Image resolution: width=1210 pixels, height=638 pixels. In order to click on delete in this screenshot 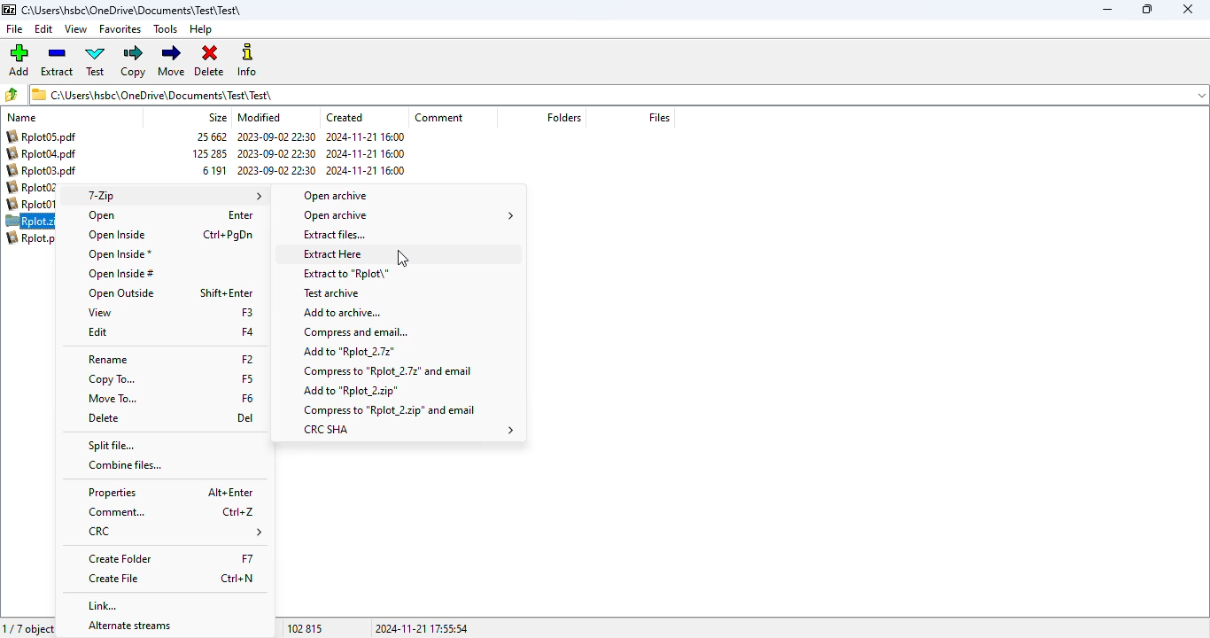, I will do `click(103, 417)`.